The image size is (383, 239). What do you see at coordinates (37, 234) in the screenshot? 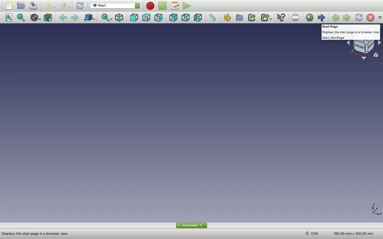
I see `Address` at bounding box center [37, 234].